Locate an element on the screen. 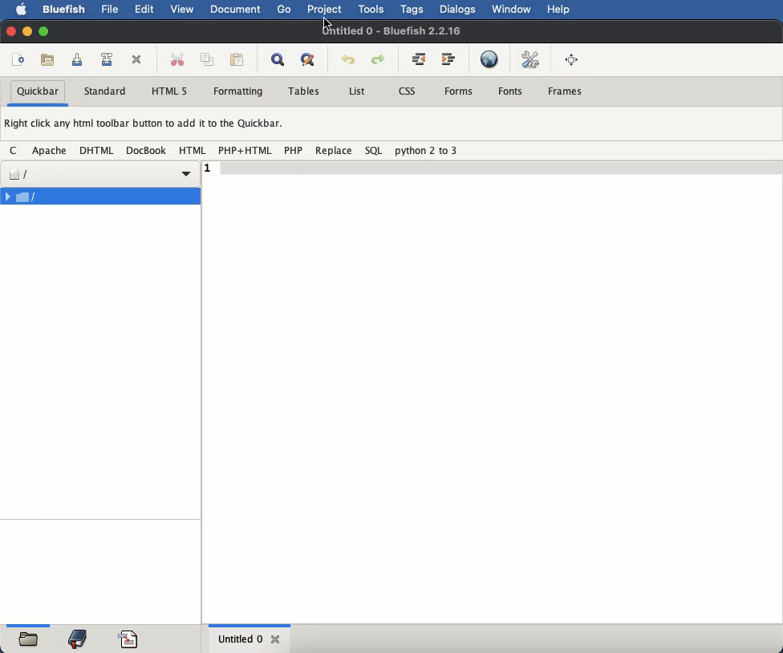 This screenshot has height=653, width=783. close is located at coordinates (11, 30).